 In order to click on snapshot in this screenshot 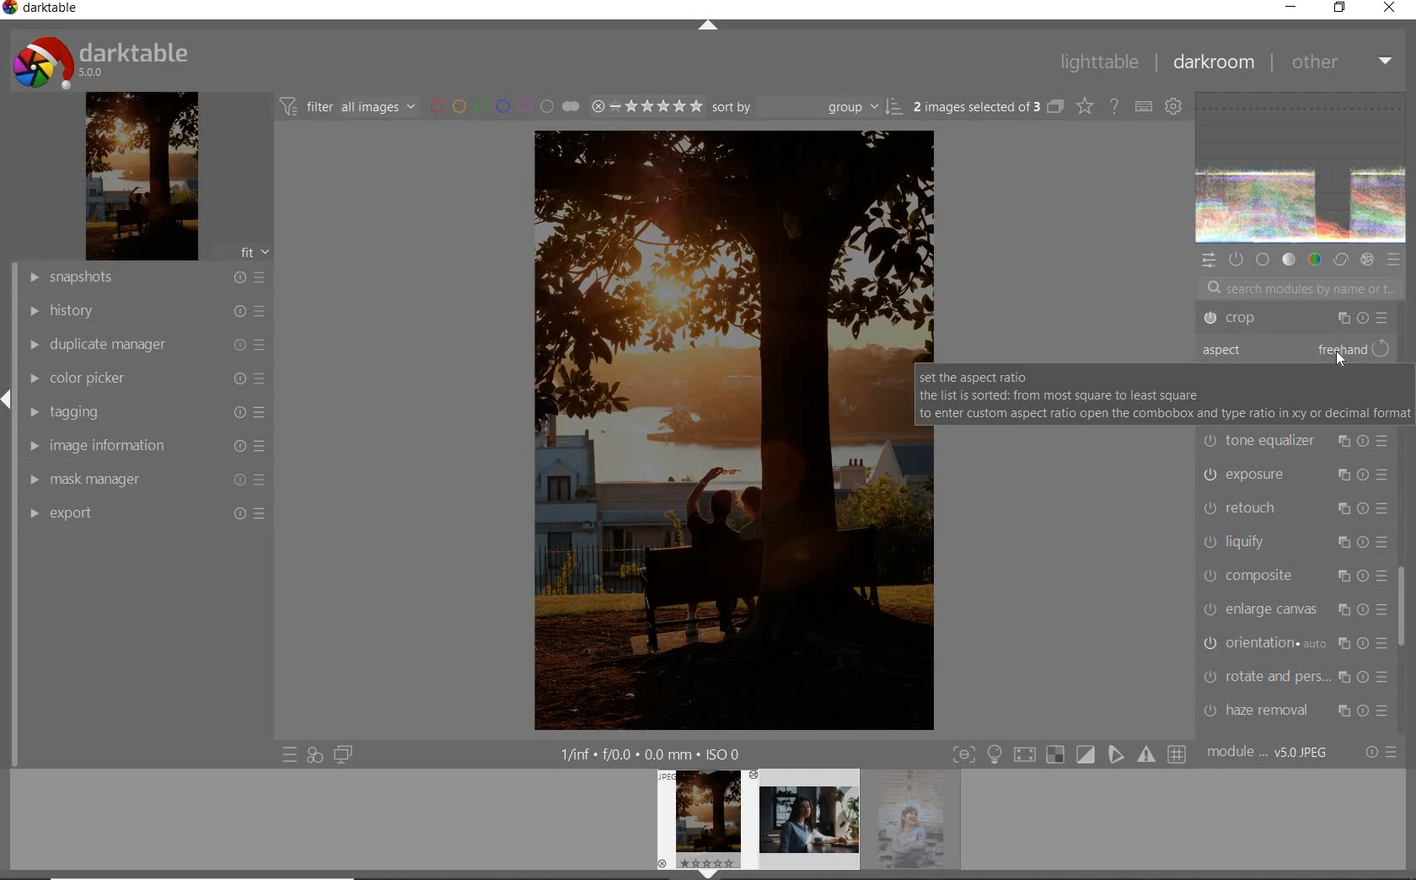, I will do `click(146, 279)`.